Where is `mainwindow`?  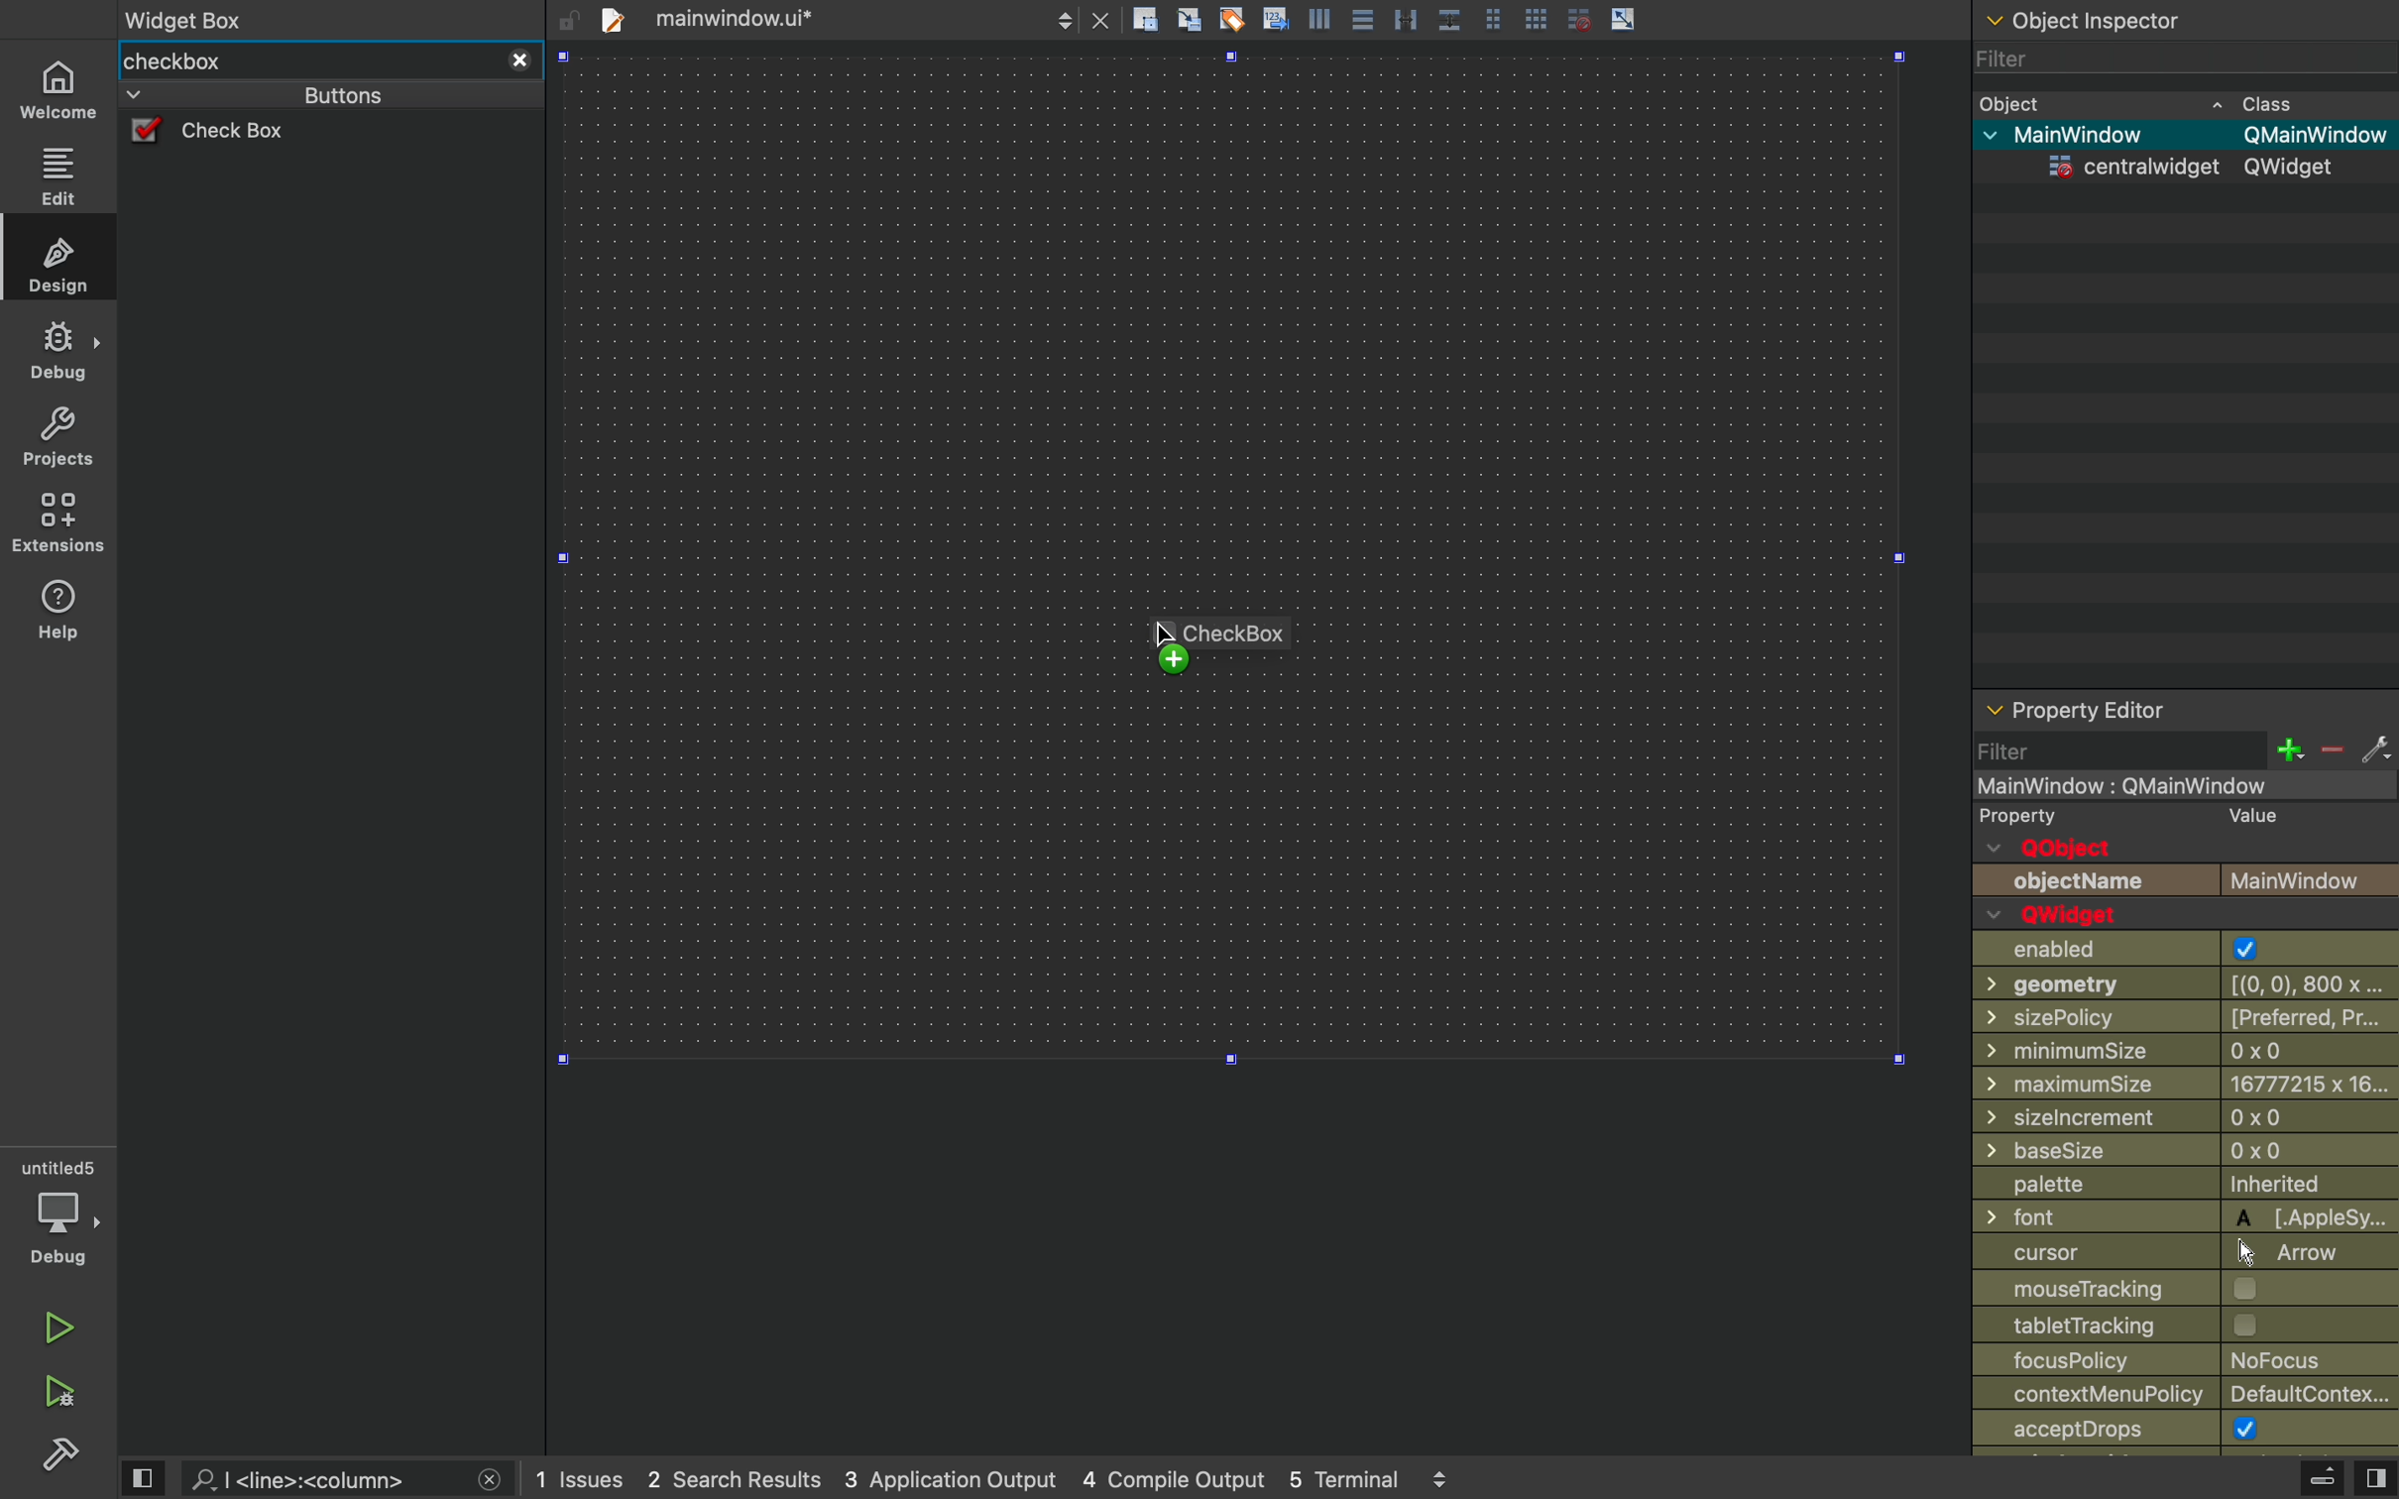
mainwindow is located at coordinates (2158, 787).